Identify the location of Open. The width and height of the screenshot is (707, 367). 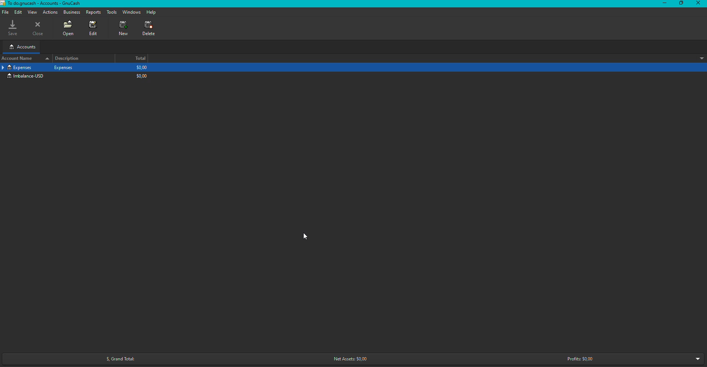
(68, 28).